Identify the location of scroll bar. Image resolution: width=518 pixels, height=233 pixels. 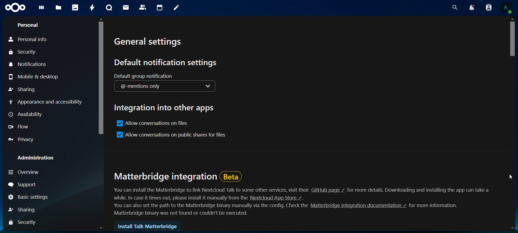
(102, 78).